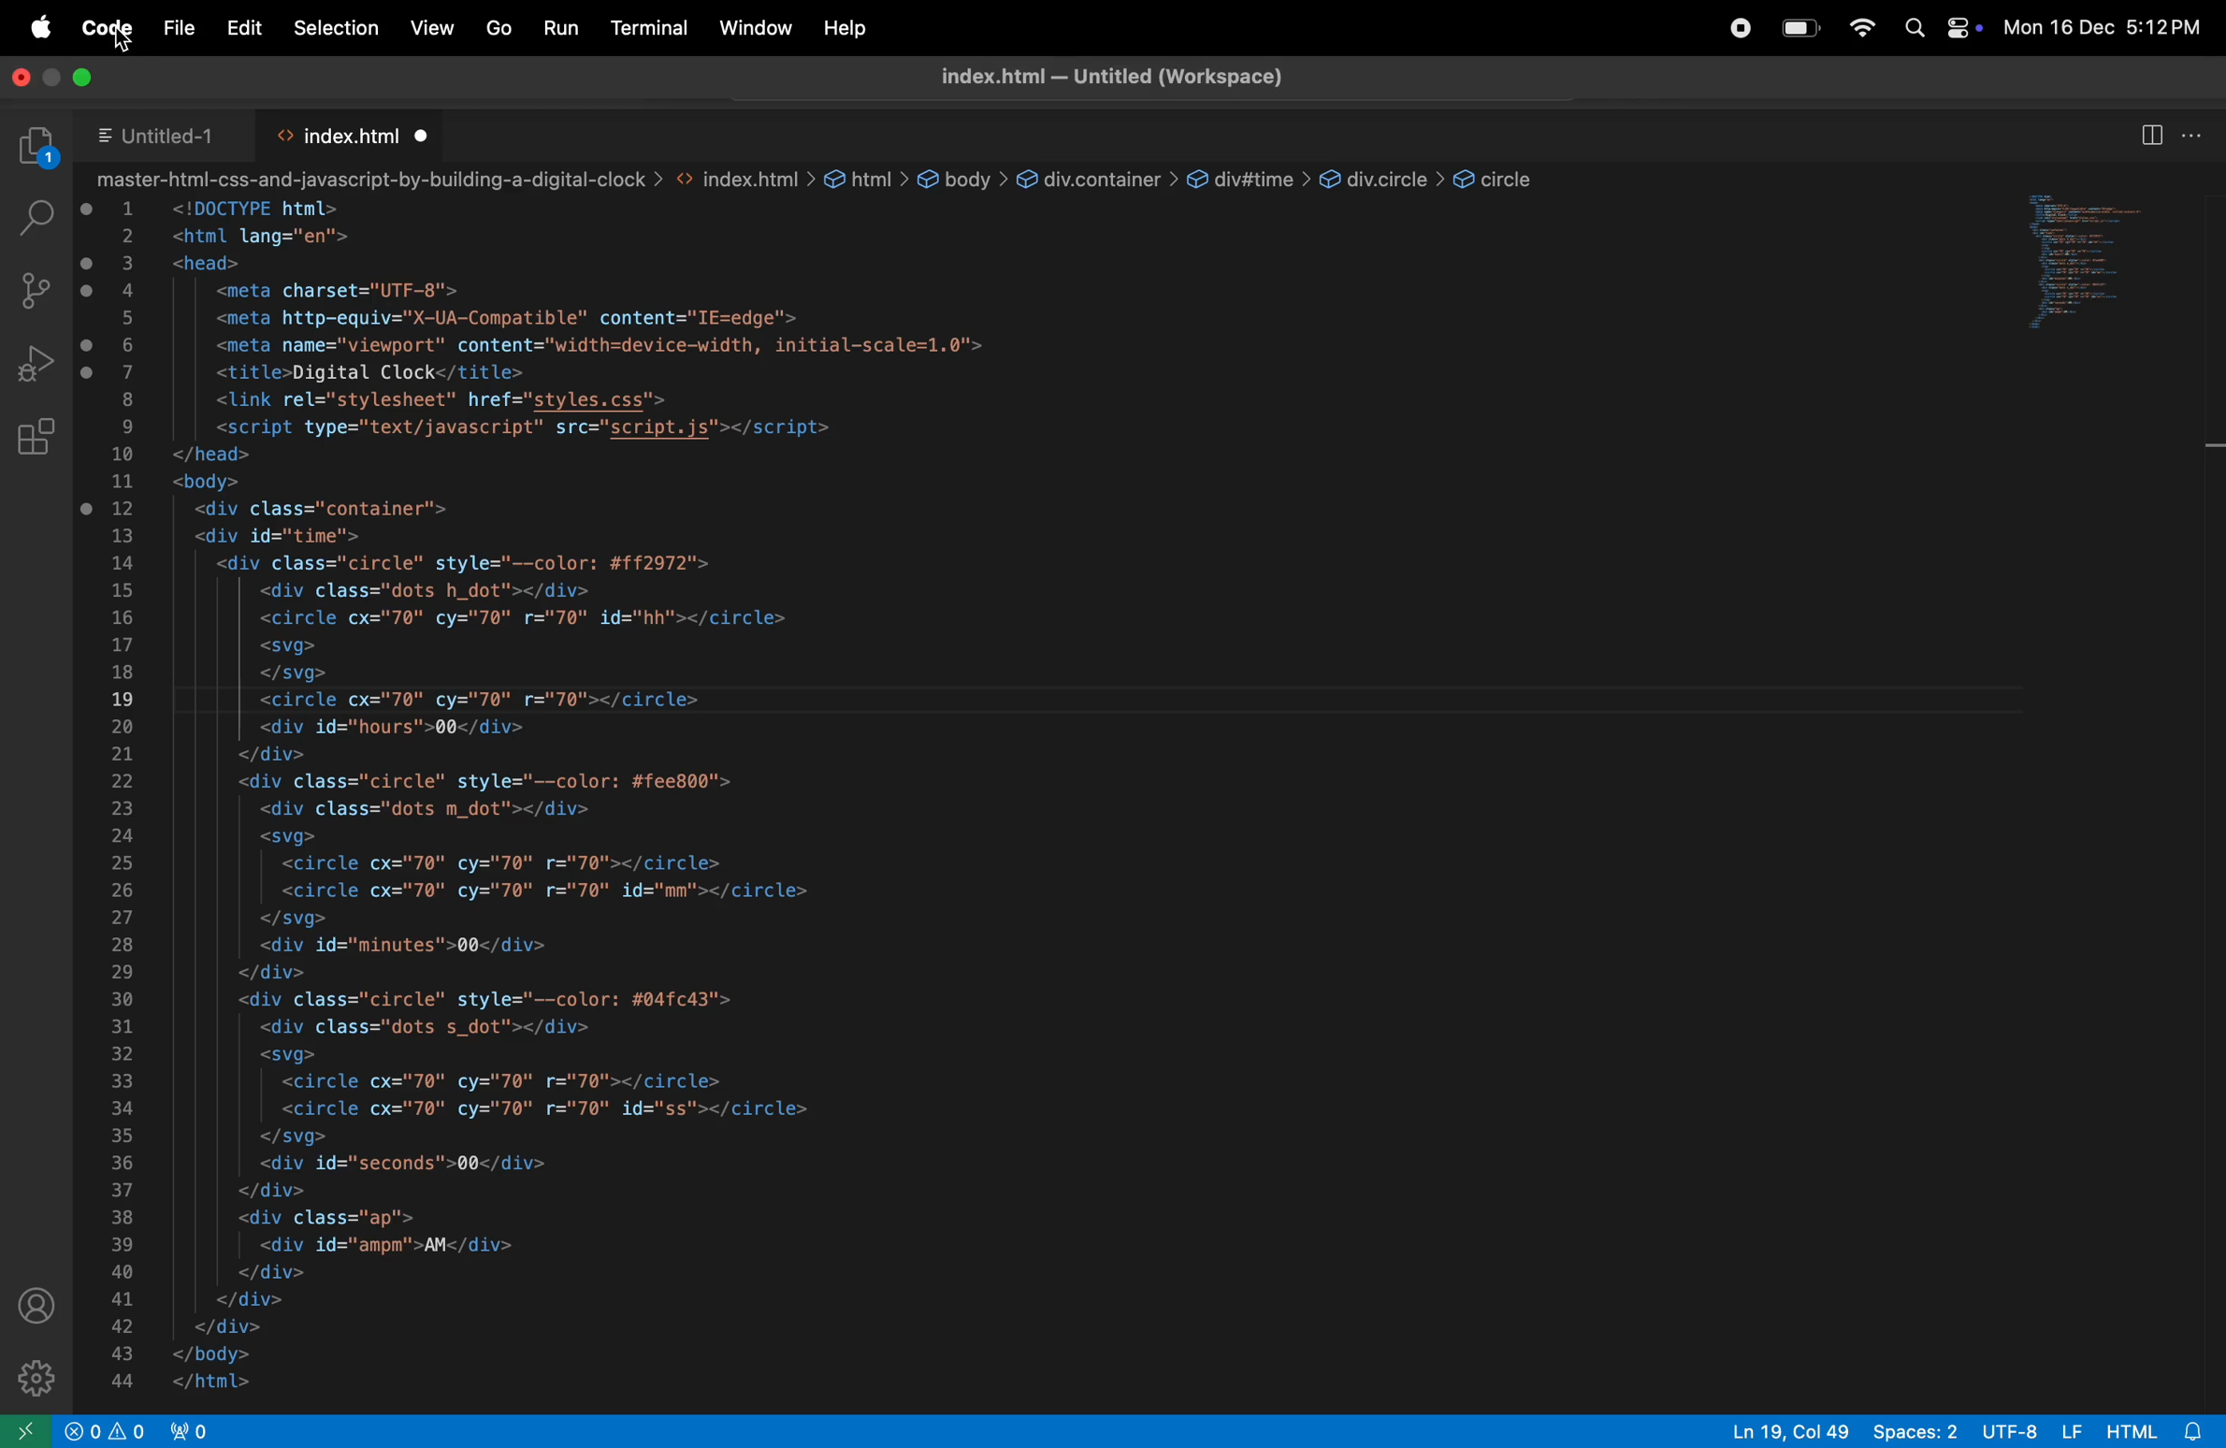 Image resolution: width=2226 pixels, height=1448 pixels. I want to click on <div class="circle" style="--color: #fee800">, so click(484, 780).